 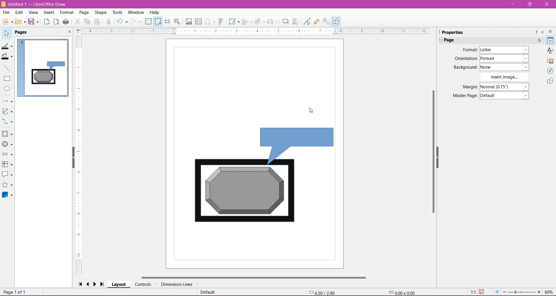 What do you see at coordinates (234, 22) in the screenshot?
I see `Transformations` at bounding box center [234, 22].